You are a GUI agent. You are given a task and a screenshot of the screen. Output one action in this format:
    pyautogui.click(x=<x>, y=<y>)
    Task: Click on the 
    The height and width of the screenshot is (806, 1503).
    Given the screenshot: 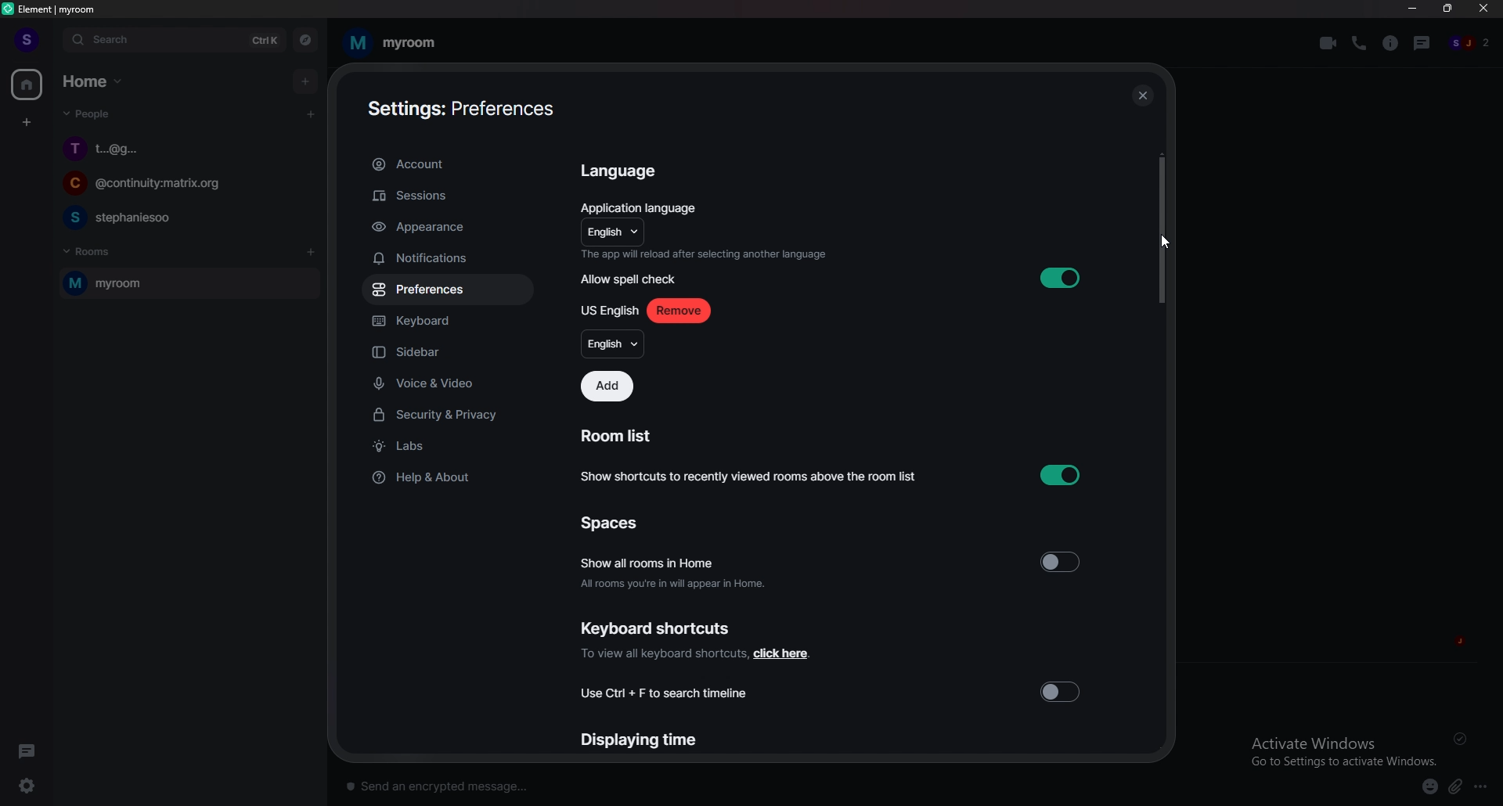 What is the action you would take?
    pyautogui.click(x=1464, y=739)
    